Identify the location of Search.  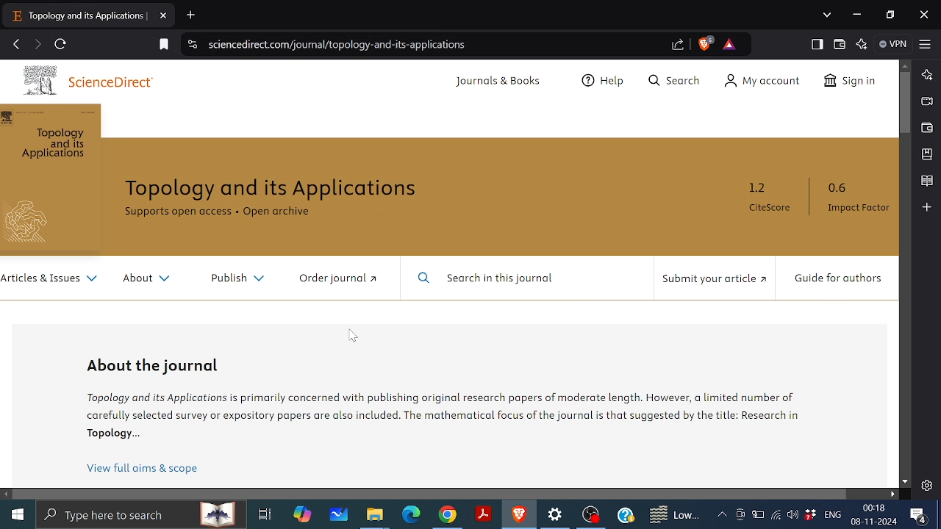
(674, 80).